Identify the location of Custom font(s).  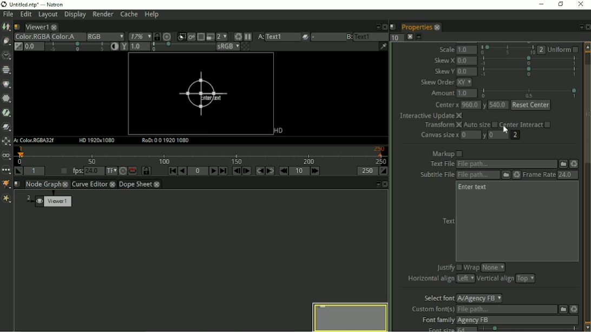
(432, 309).